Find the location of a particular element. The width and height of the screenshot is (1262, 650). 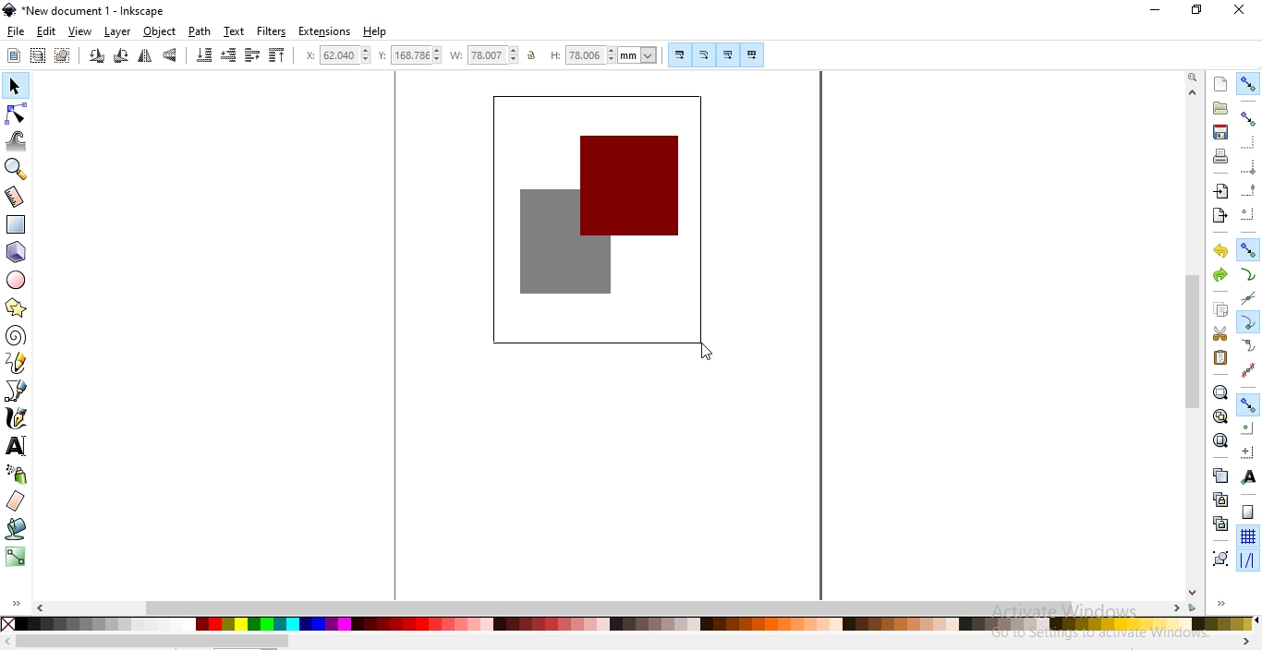

zoom in or out is located at coordinates (14, 169).